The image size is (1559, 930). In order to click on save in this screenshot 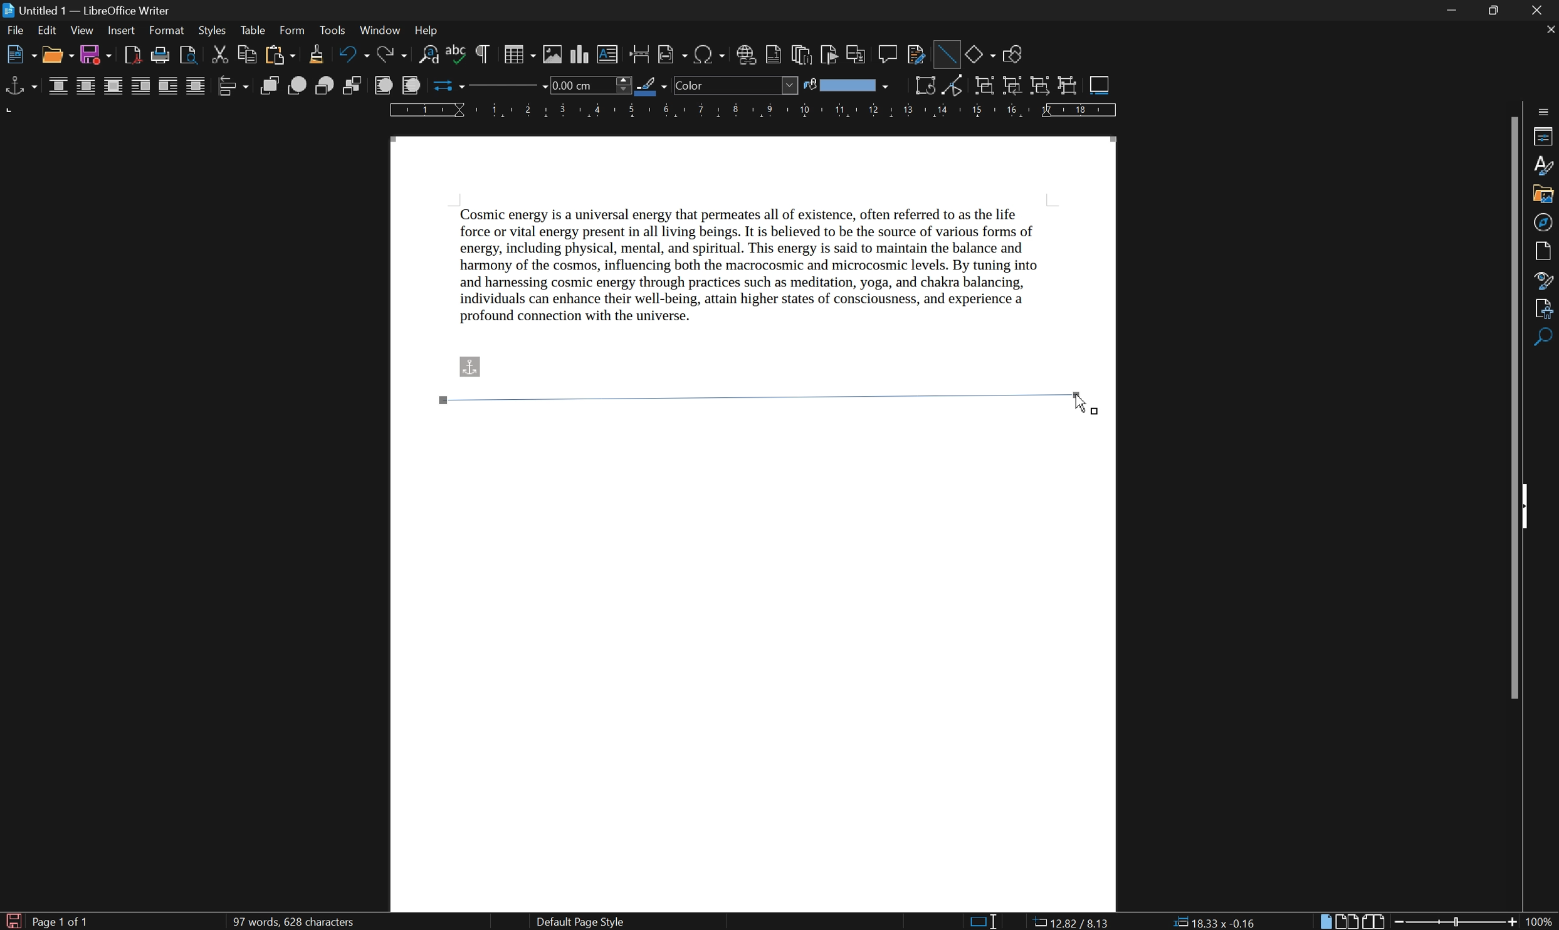, I will do `click(97, 56)`.